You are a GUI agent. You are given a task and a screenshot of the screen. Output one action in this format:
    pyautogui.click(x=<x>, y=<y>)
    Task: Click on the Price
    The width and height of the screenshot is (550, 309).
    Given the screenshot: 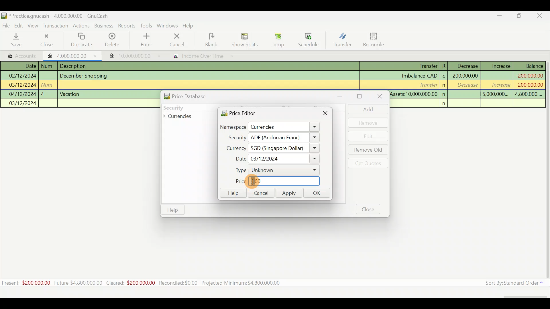 What is the action you would take?
    pyautogui.click(x=276, y=181)
    